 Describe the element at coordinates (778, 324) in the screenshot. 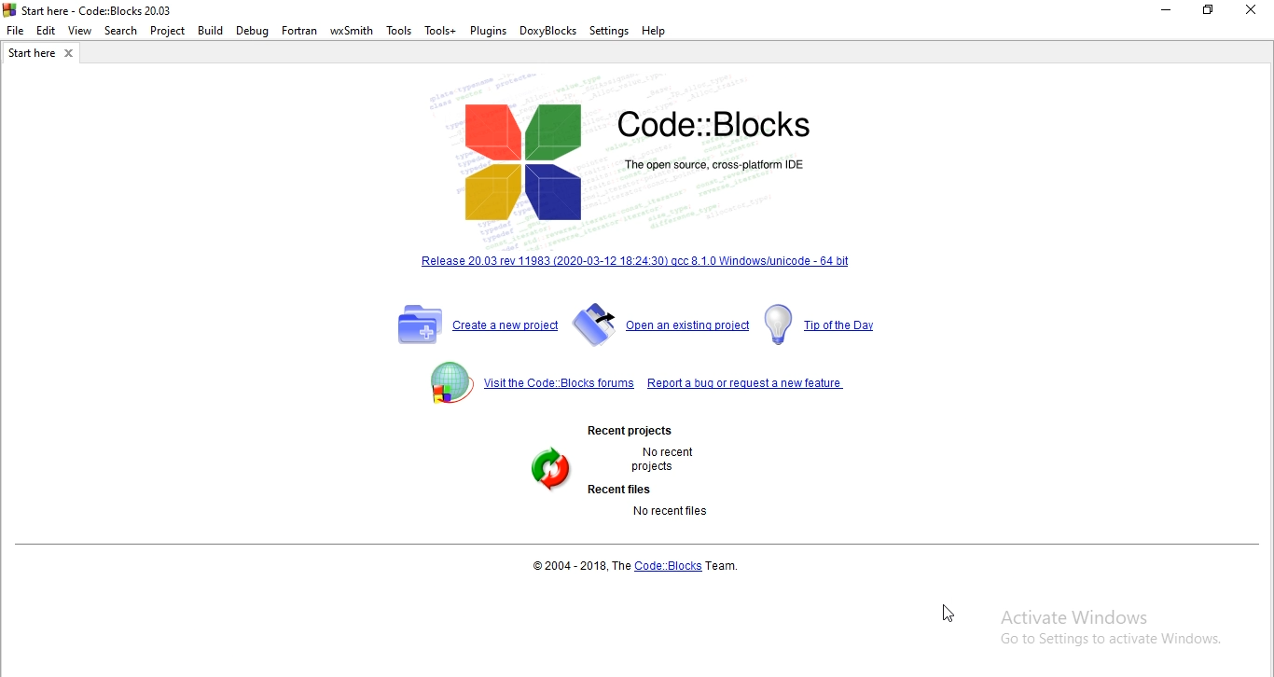

I see `logo` at that location.